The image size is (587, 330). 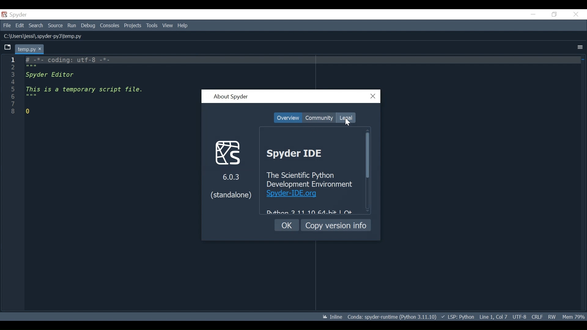 What do you see at coordinates (330, 317) in the screenshot?
I see `Inline` at bounding box center [330, 317].